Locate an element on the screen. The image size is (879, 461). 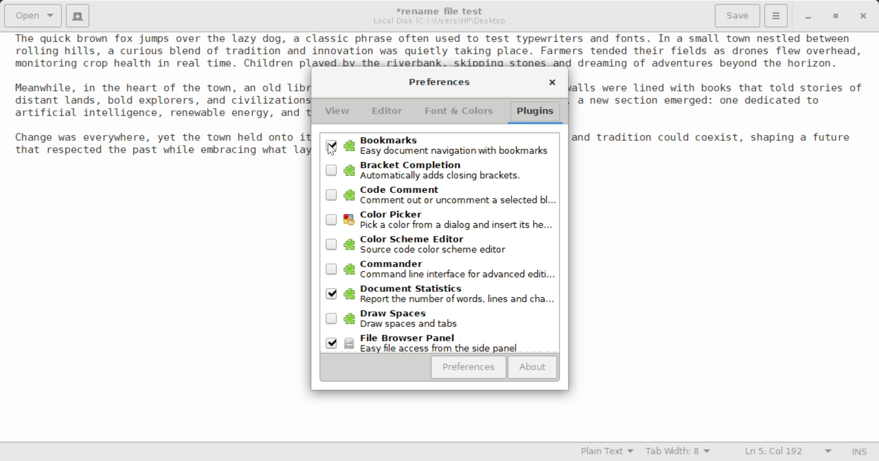
Tab Width  is located at coordinates (679, 452).